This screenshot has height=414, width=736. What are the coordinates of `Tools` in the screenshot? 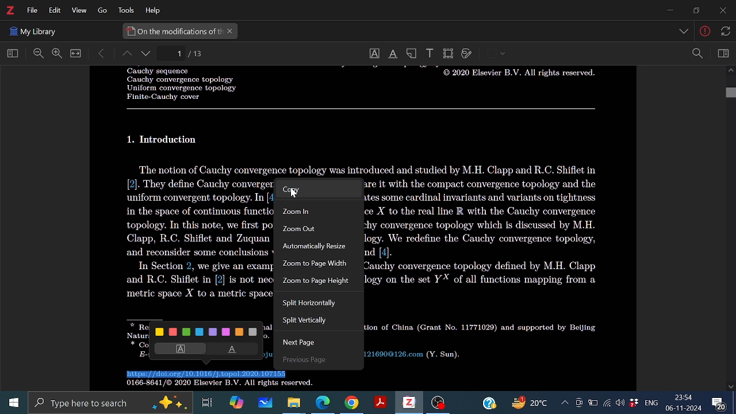 It's located at (124, 10).